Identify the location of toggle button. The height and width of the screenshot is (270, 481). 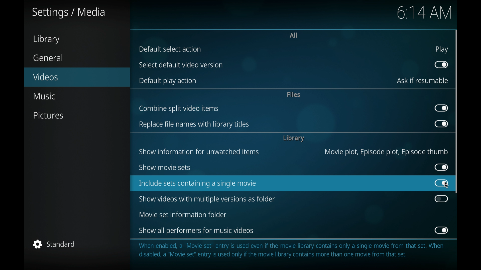
(441, 230).